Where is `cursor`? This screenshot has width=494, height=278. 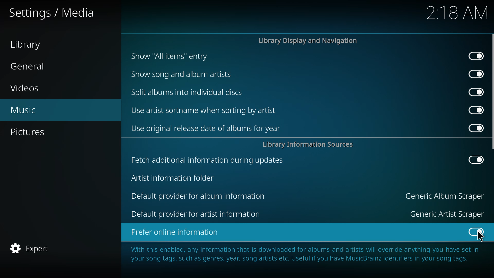
cursor is located at coordinates (481, 237).